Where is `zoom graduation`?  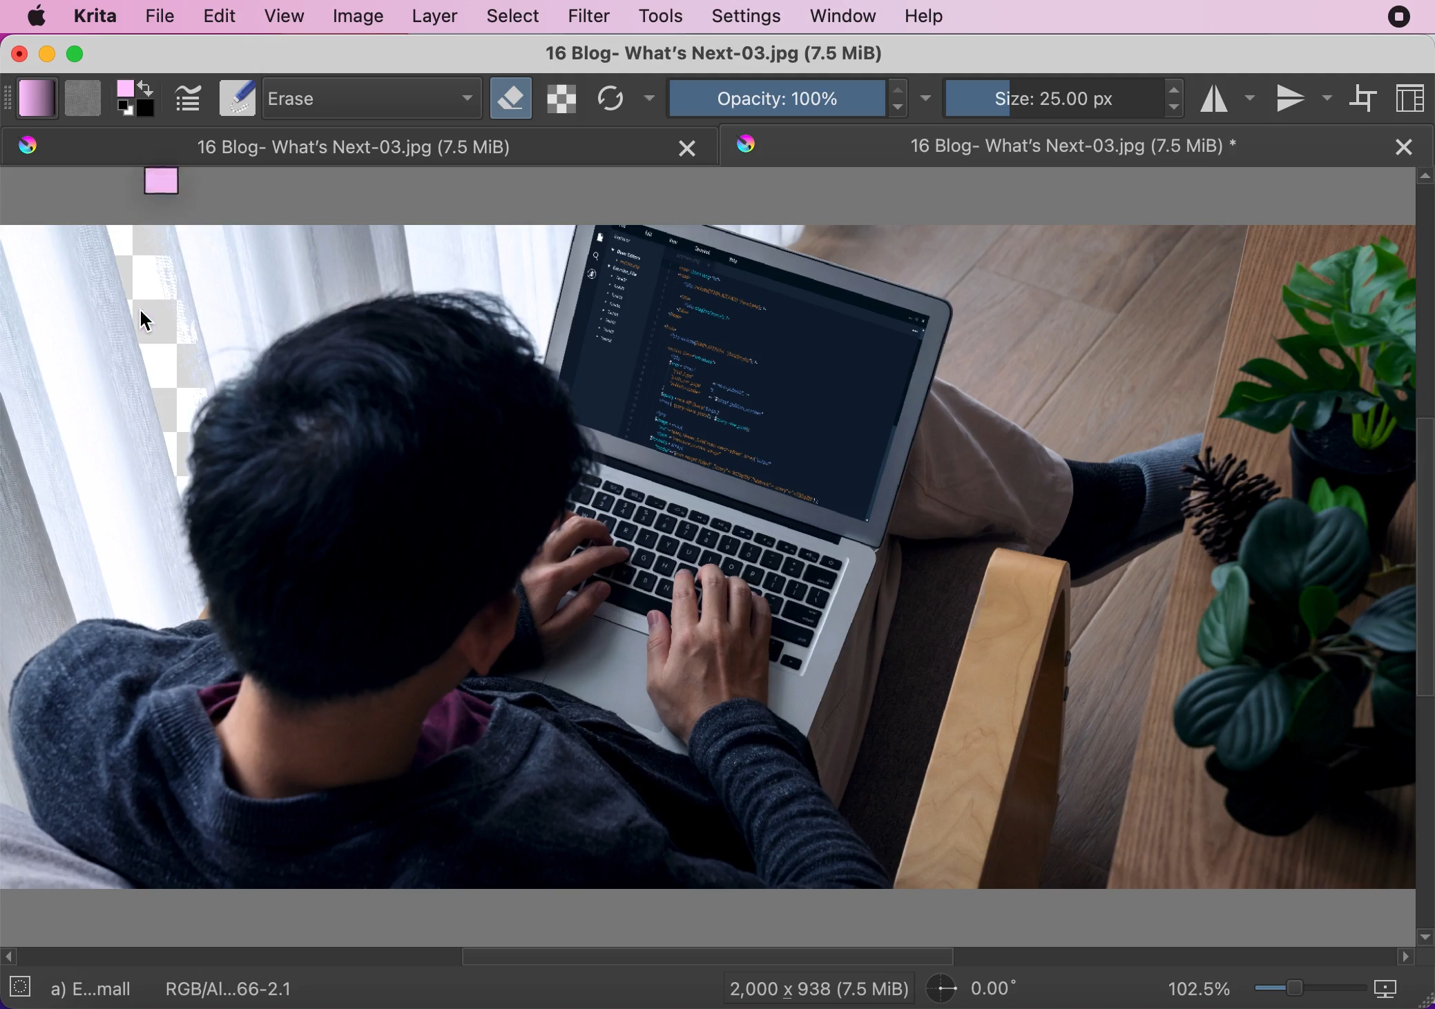
zoom graduation is located at coordinates (1307, 986).